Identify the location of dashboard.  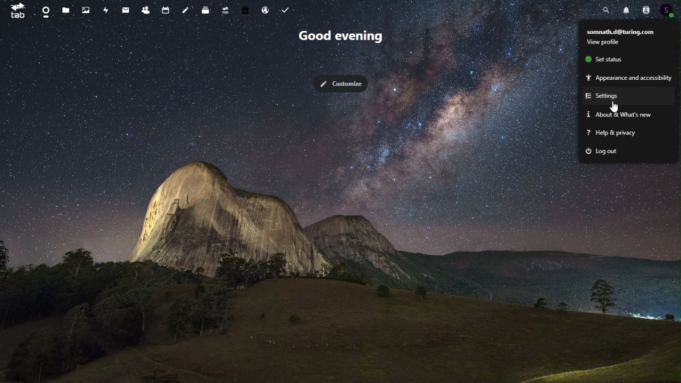
(45, 12).